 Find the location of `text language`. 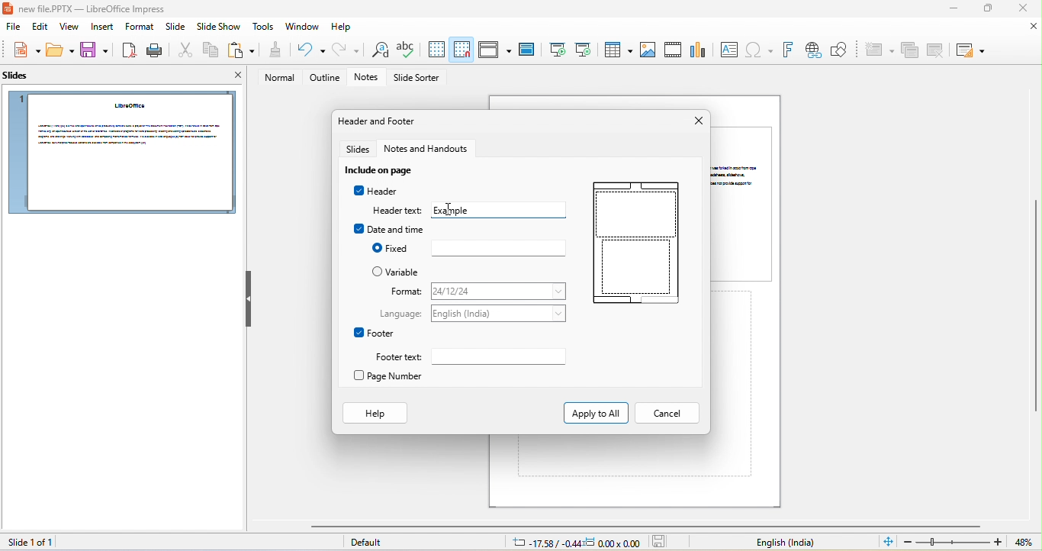

text language is located at coordinates (785, 543).